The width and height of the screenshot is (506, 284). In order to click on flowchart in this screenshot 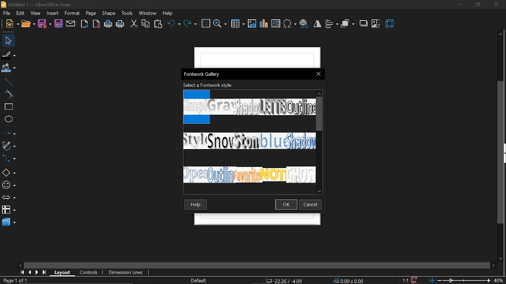, I will do `click(9, 209)`.